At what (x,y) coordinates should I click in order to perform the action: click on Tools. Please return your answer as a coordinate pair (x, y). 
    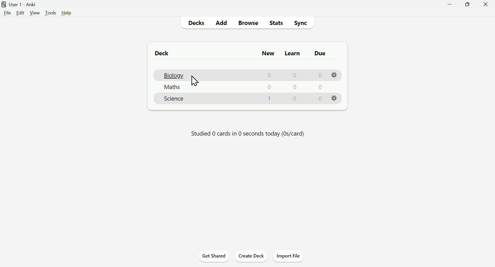
    Looking at the image, I should click on (49, 12).